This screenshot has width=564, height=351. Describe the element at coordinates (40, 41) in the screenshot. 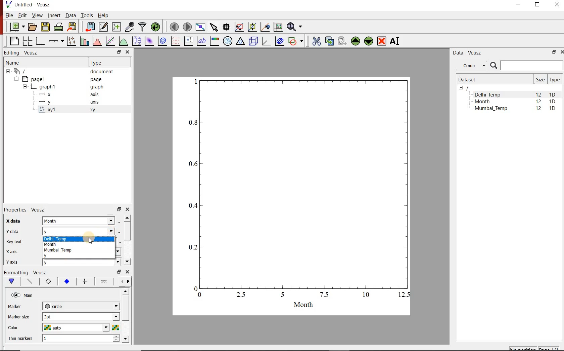

I see `base graph` at that location.